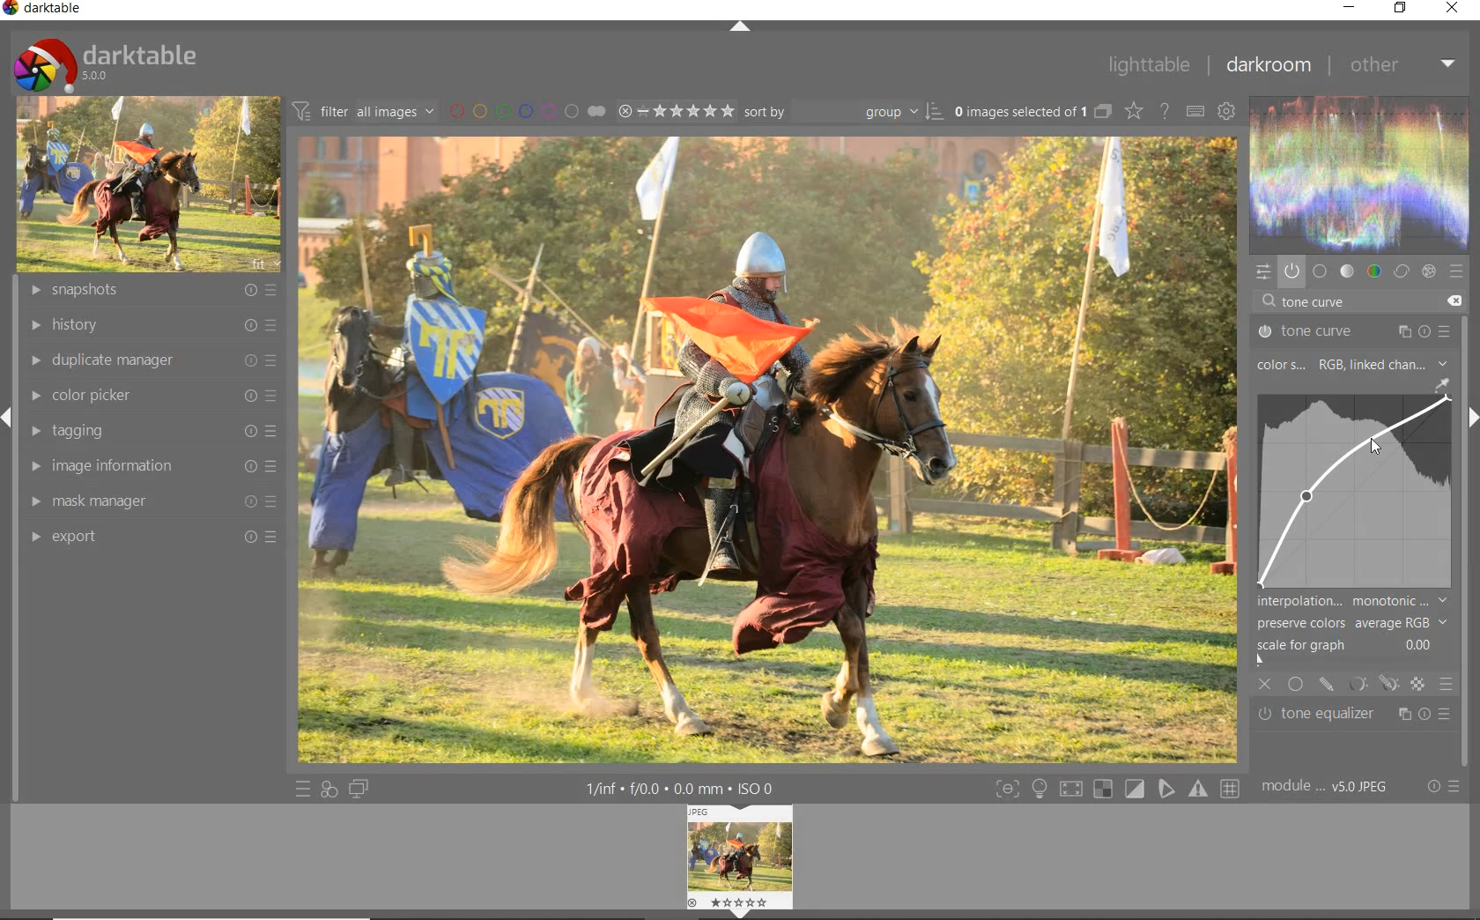  What do you see at coordinates (743, 858) in the screenshot?
I see `Image preview` at bounding box center [743, 858].